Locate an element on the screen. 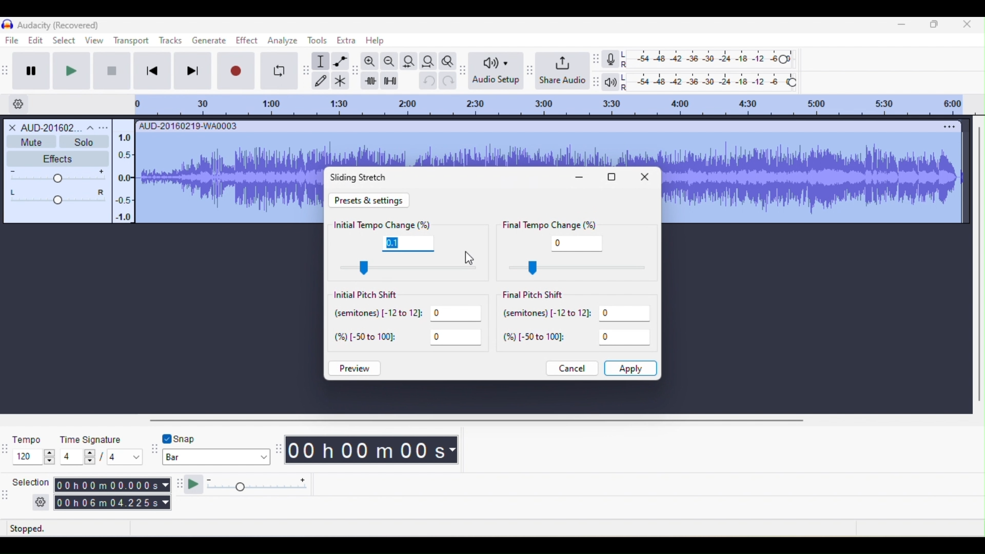 This screenshot has width=985, height=554. 00 h 00 m 00.000 s is located at coordinates (112, 485).